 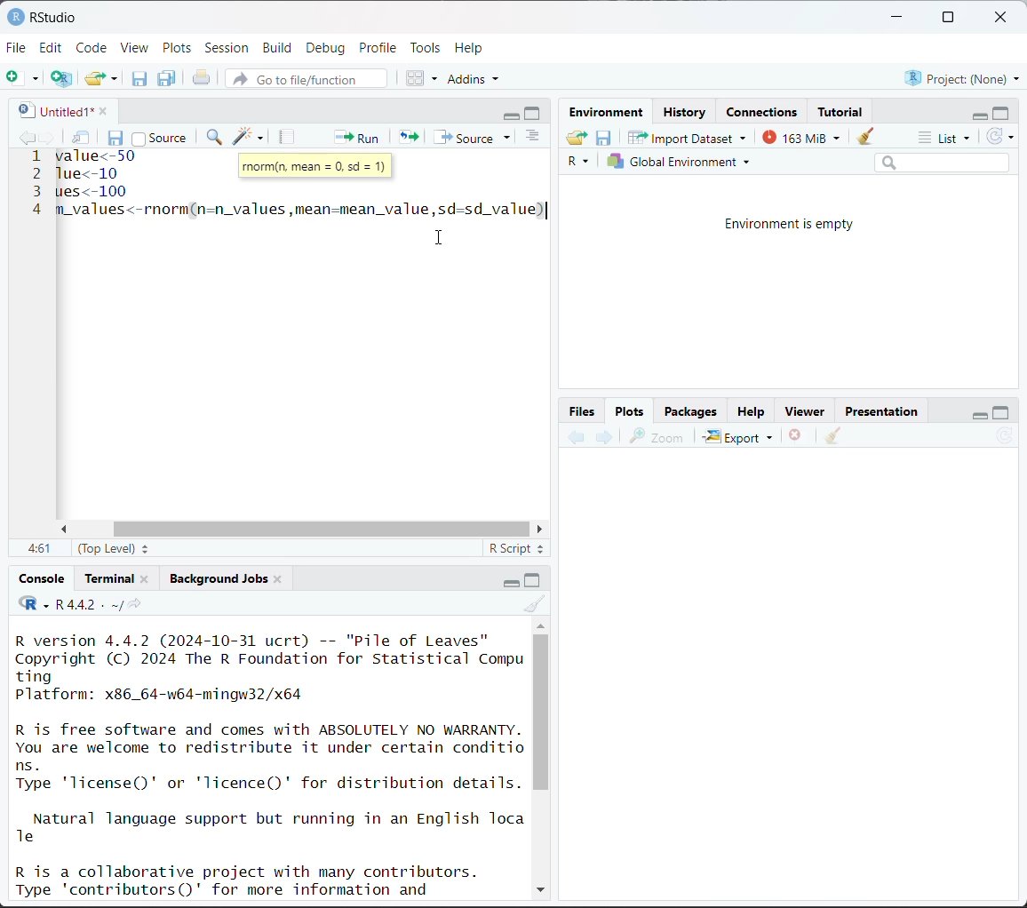 I want to click on untitled1, so click(x=52, y=110).